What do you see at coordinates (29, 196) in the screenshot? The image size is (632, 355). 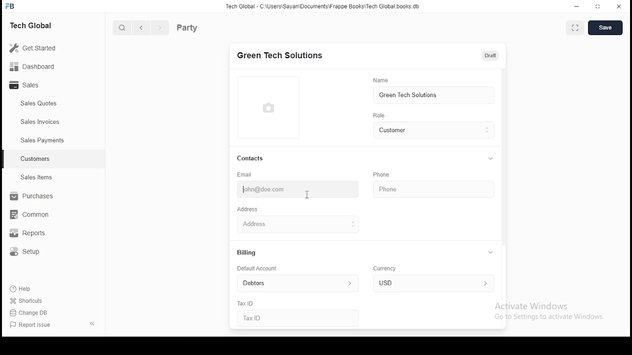 I see `purchase` at bounding box center [29, 196].